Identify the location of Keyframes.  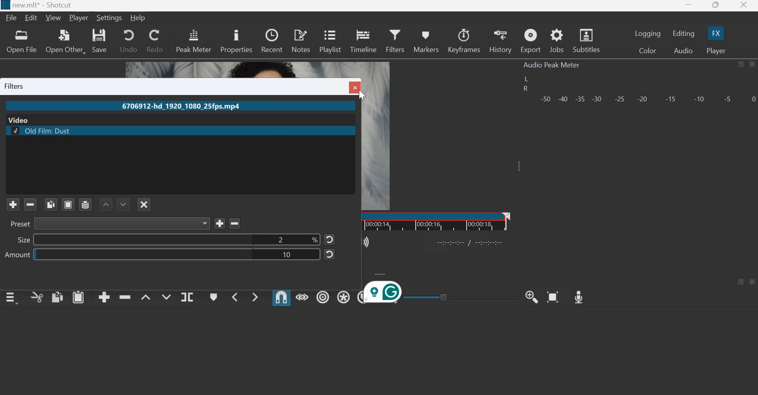
(464, 41).